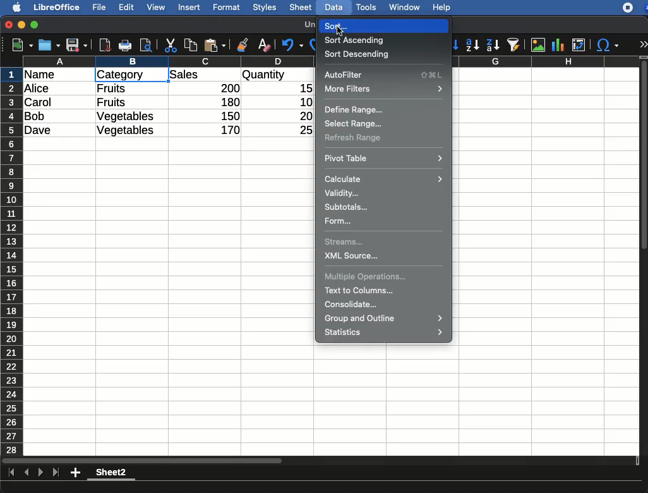  What do you see at coordinates (263, 46) in the screenshot?
I see `clear formatting` at bounding box center [263, 46].